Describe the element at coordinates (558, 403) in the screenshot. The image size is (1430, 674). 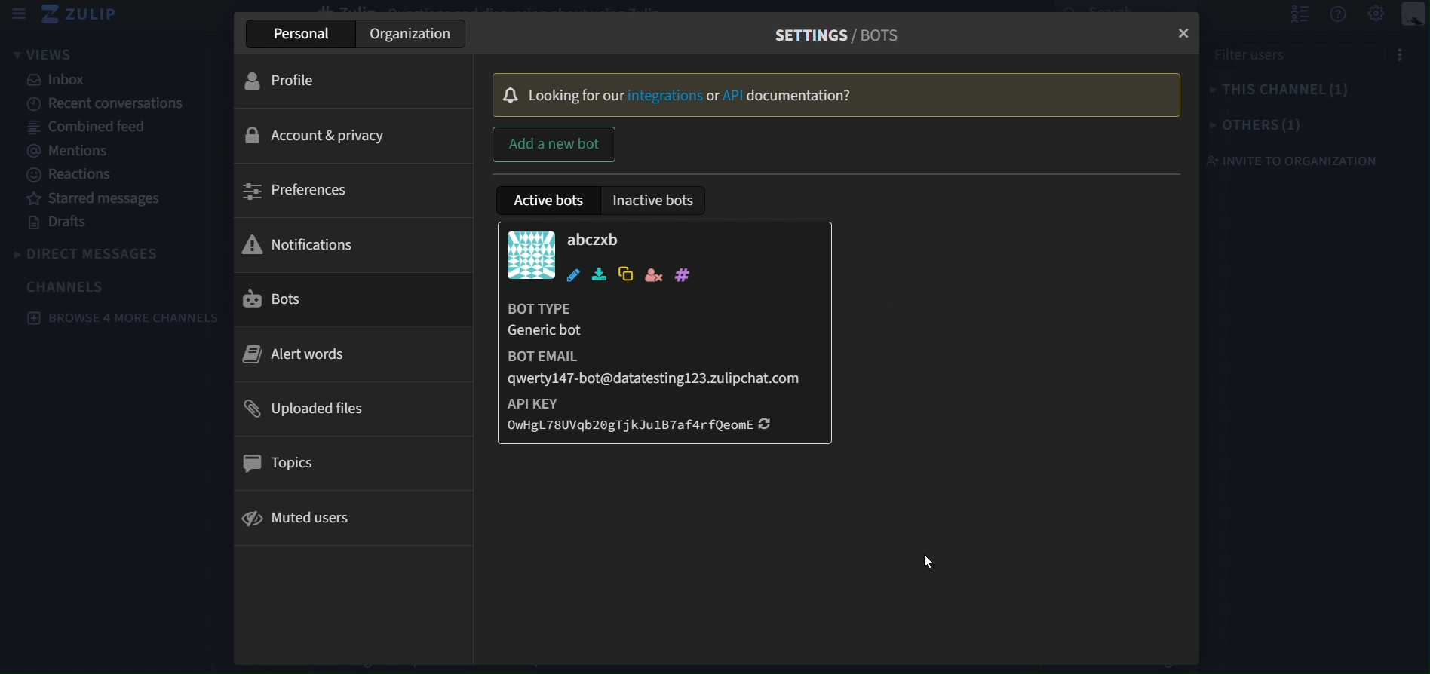
I see `API Key` at that location.